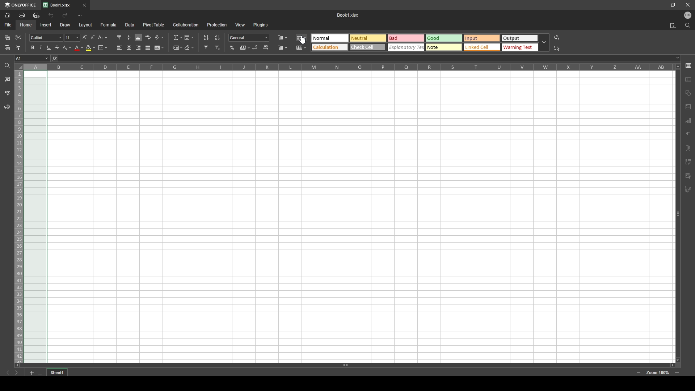 This screenshot has width=695, height=391. Describe the element at coordinates (368, 58) in the screenshot. I see `input box` at that location.